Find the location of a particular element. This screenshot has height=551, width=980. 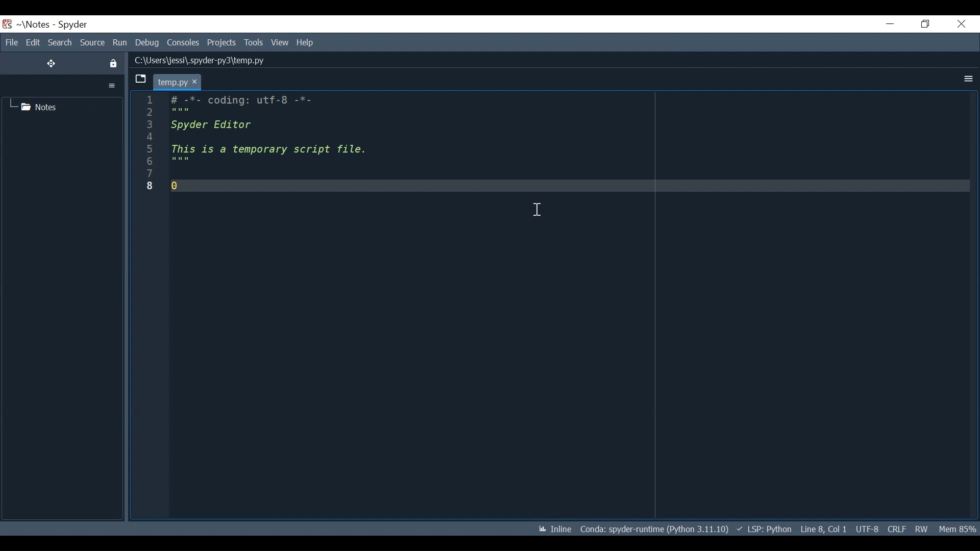

Consoles is located at coordinates (183, 43).